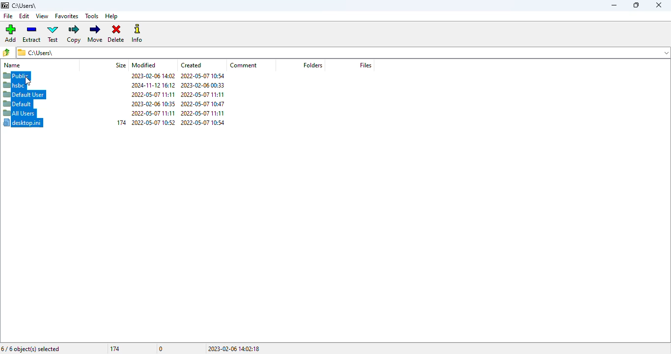  I want to click on 2023-02-06 14:02, so click(150, 76).